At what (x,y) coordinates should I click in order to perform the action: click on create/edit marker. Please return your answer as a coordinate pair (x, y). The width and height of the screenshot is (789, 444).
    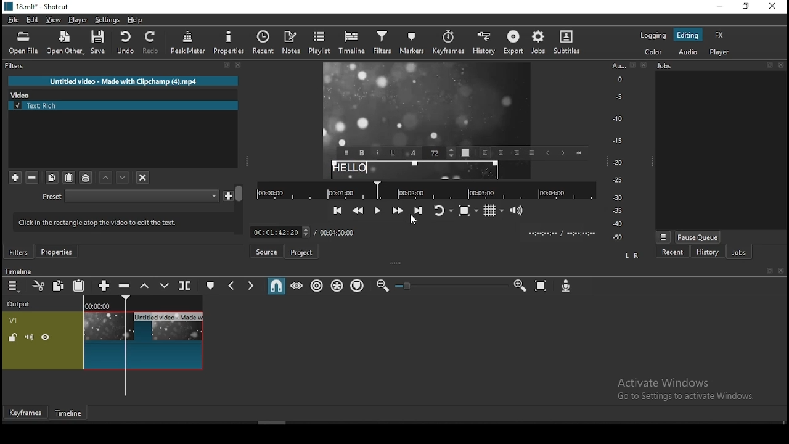
    Looking at the image, I should click on (209, 285).